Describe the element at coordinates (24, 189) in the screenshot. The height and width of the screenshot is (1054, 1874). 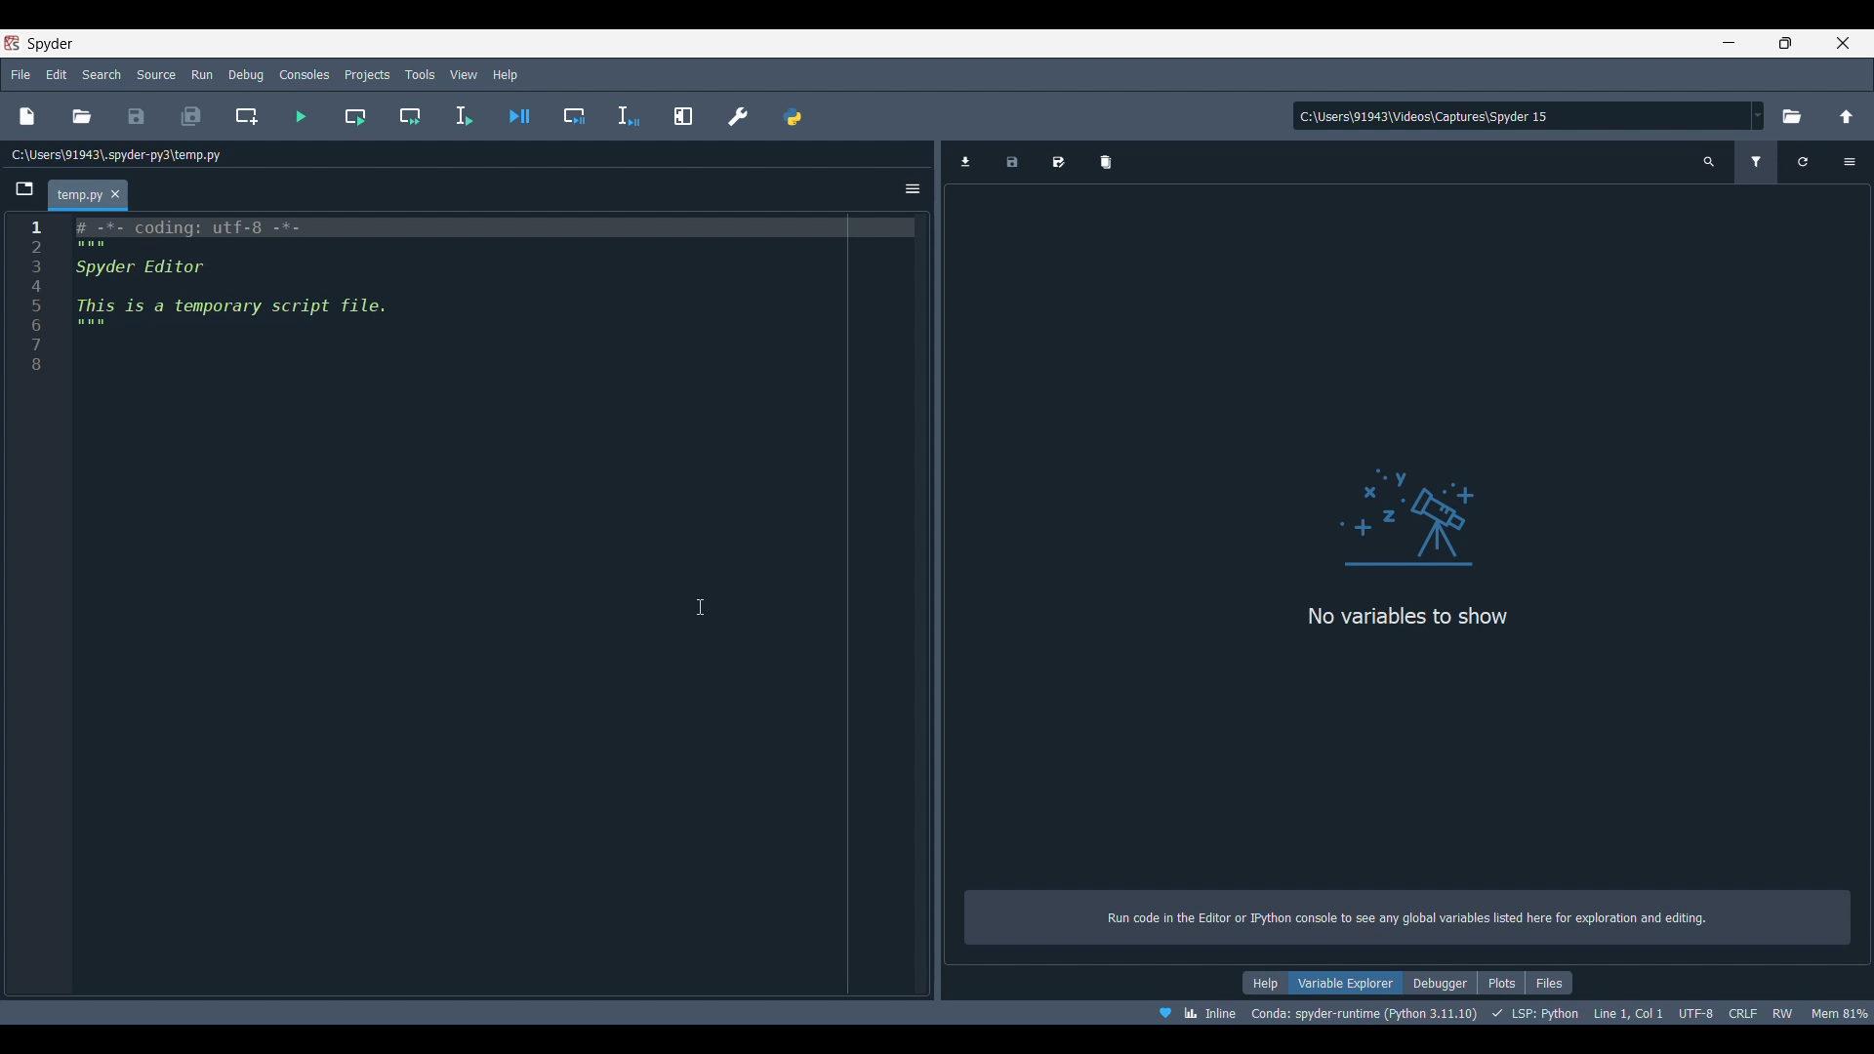
I see `Browse tabs` at that location.